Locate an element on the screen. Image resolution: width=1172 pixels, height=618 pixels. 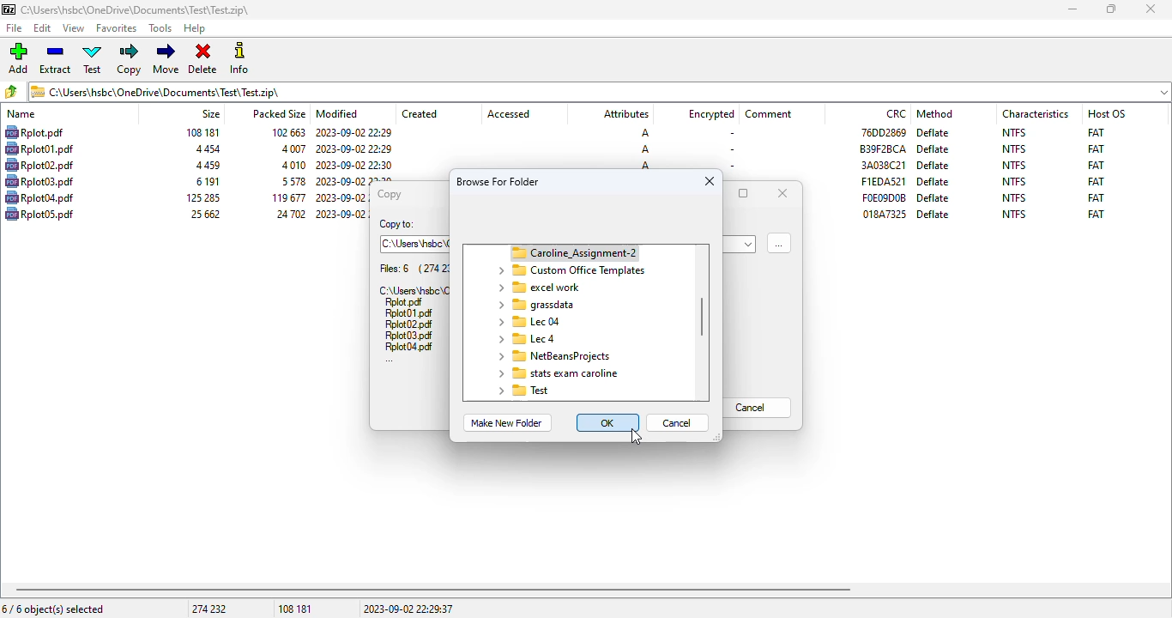
delete is located at coordinates (202, 59).